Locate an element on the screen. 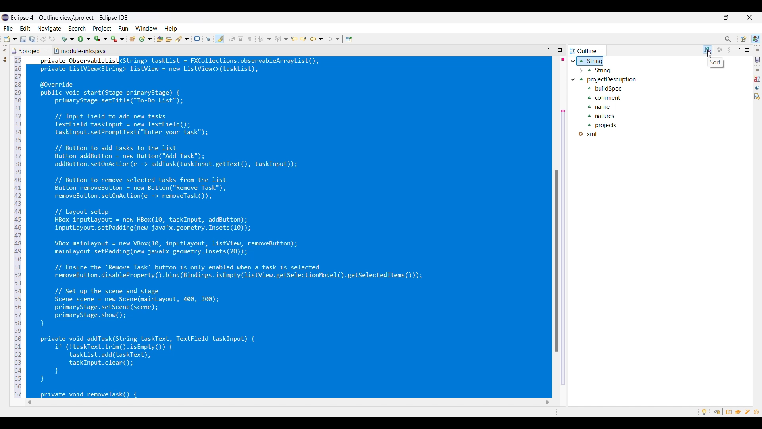 The width and height of the screenshot is (762, 429). Restore welcome is located at coordinates (717, 412).